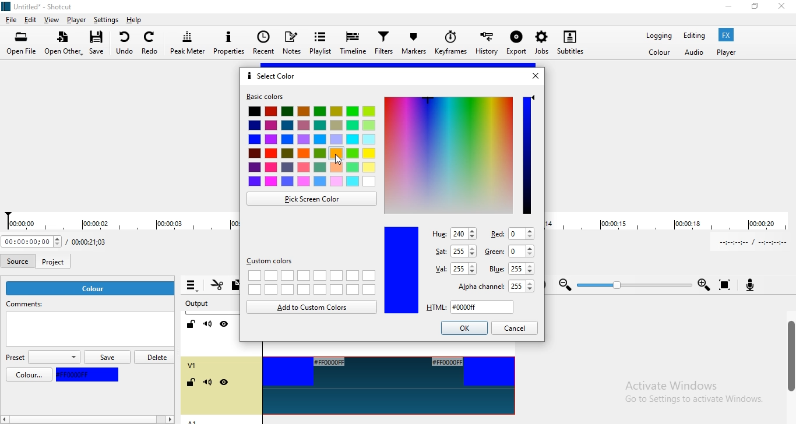 This screenshot has height=424, width=796. Describe the element at coordinates (726, 52) in the screenshot. I see `player` at that location.